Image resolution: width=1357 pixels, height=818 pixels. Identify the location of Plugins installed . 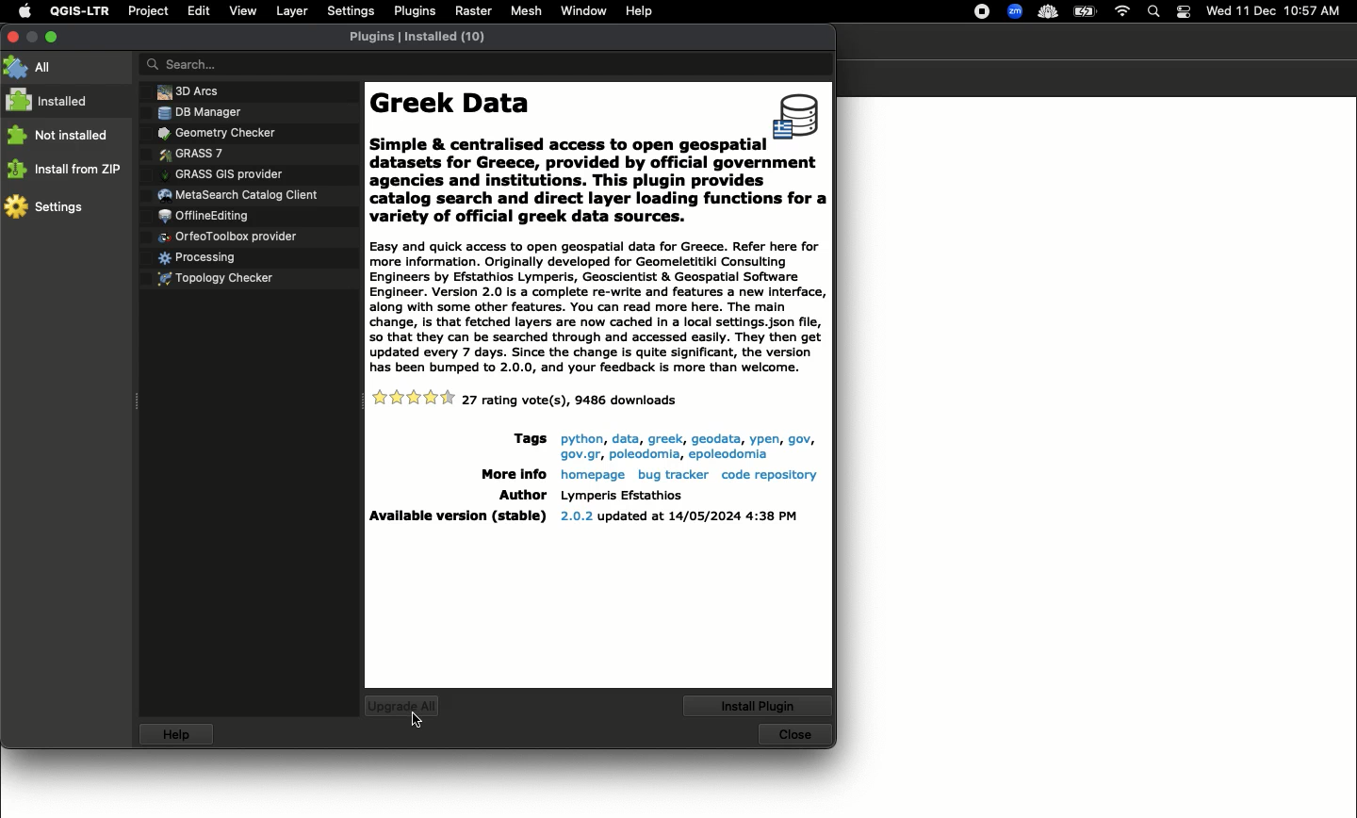
(419, 37).